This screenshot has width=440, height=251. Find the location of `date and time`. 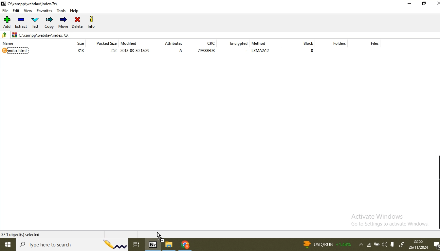

date and time is located at coordinates (418, 244).